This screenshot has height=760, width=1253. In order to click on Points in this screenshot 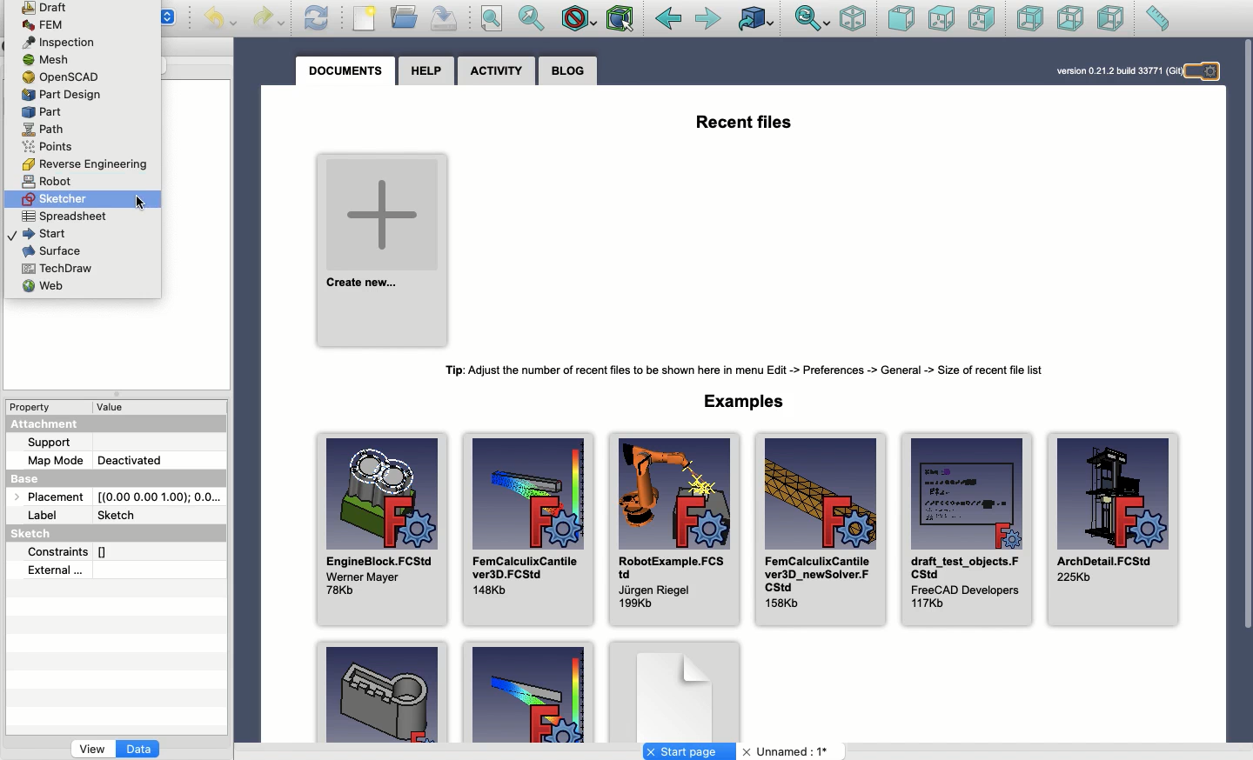, I will do `click(44, 147)`.